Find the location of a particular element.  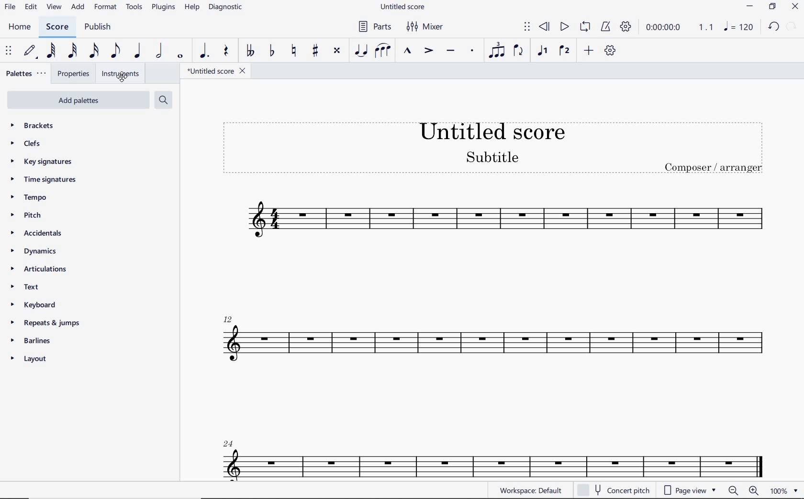

PUBLISH is located at coordinates (100, 28).